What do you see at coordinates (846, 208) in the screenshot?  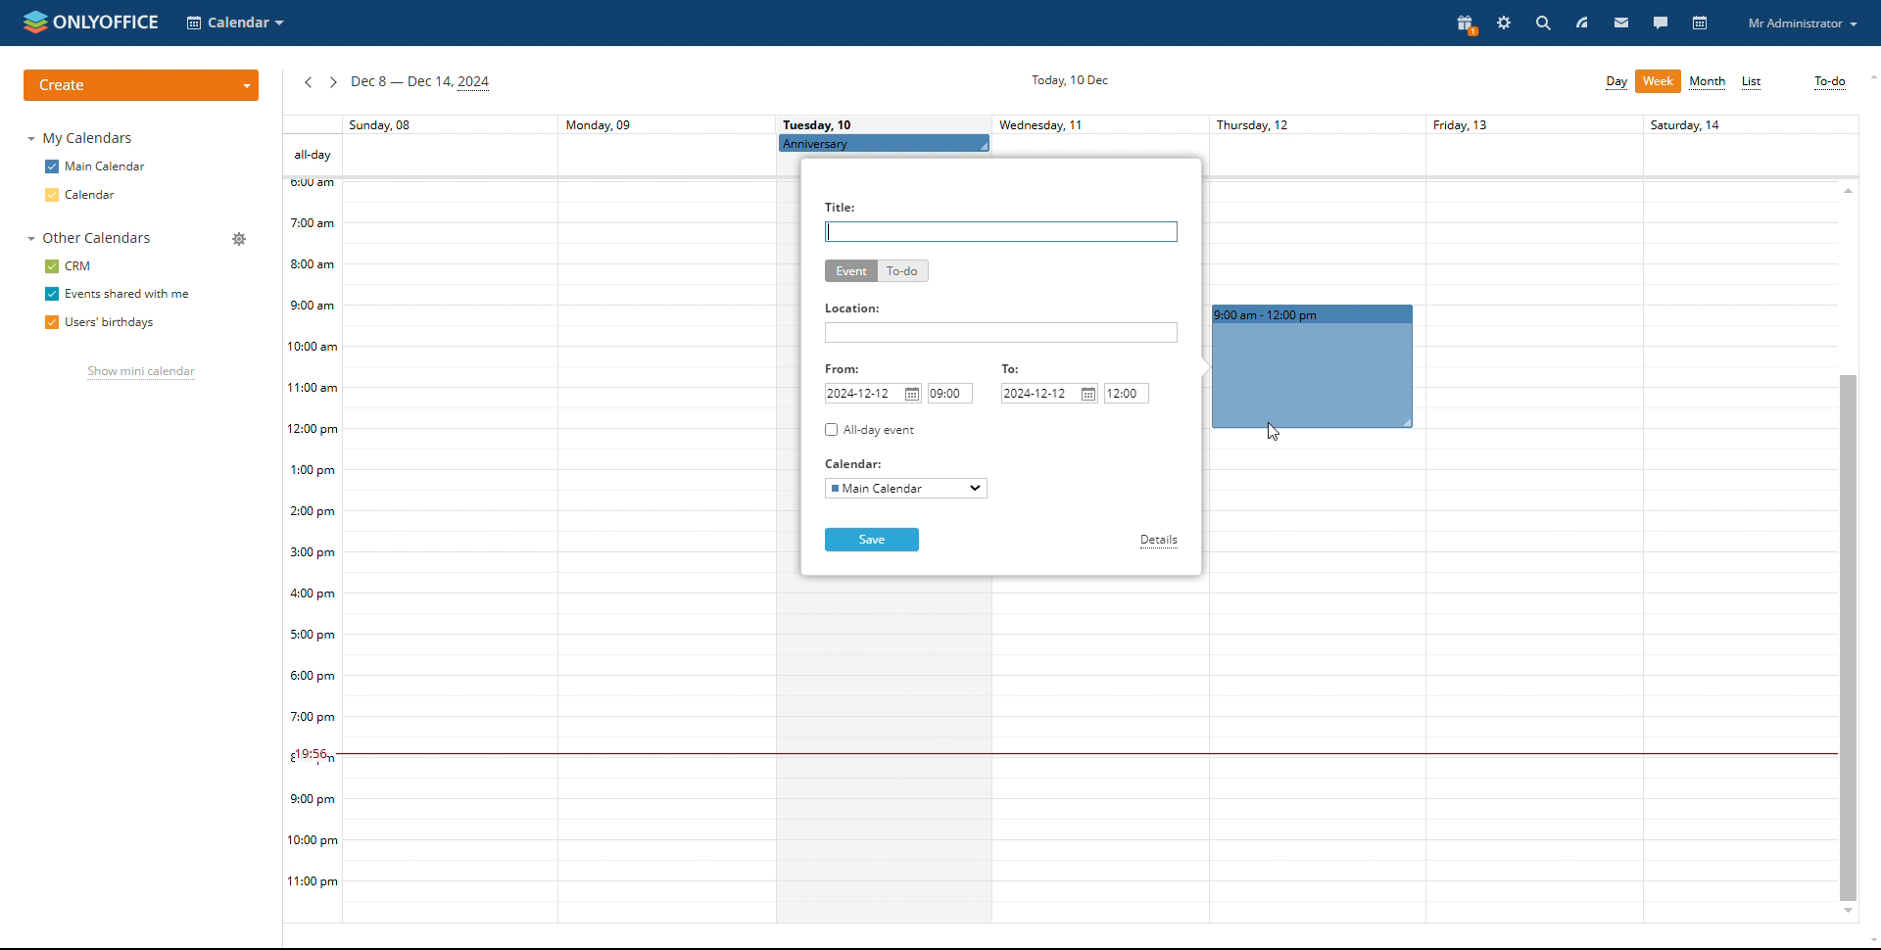 I see `Title:` at bounding box center [846, 208].